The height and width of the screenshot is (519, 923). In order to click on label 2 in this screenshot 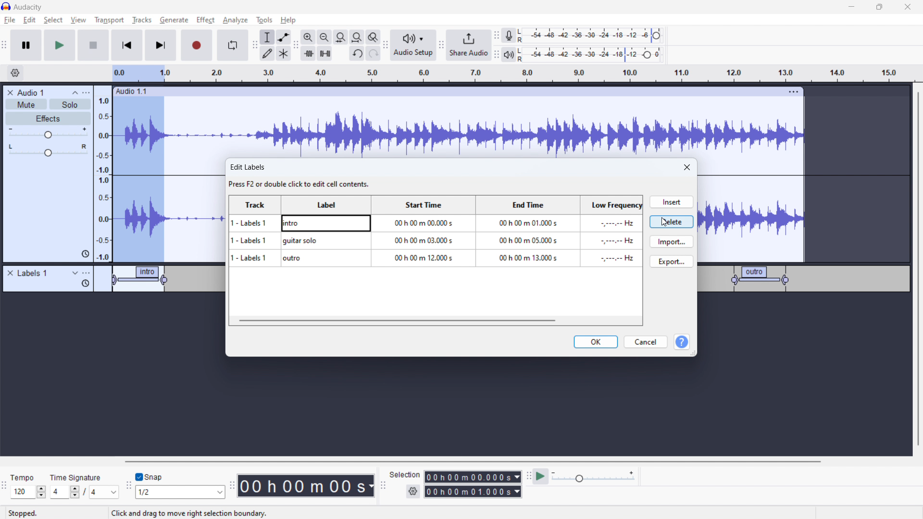, I will do `click(315, 280)`.